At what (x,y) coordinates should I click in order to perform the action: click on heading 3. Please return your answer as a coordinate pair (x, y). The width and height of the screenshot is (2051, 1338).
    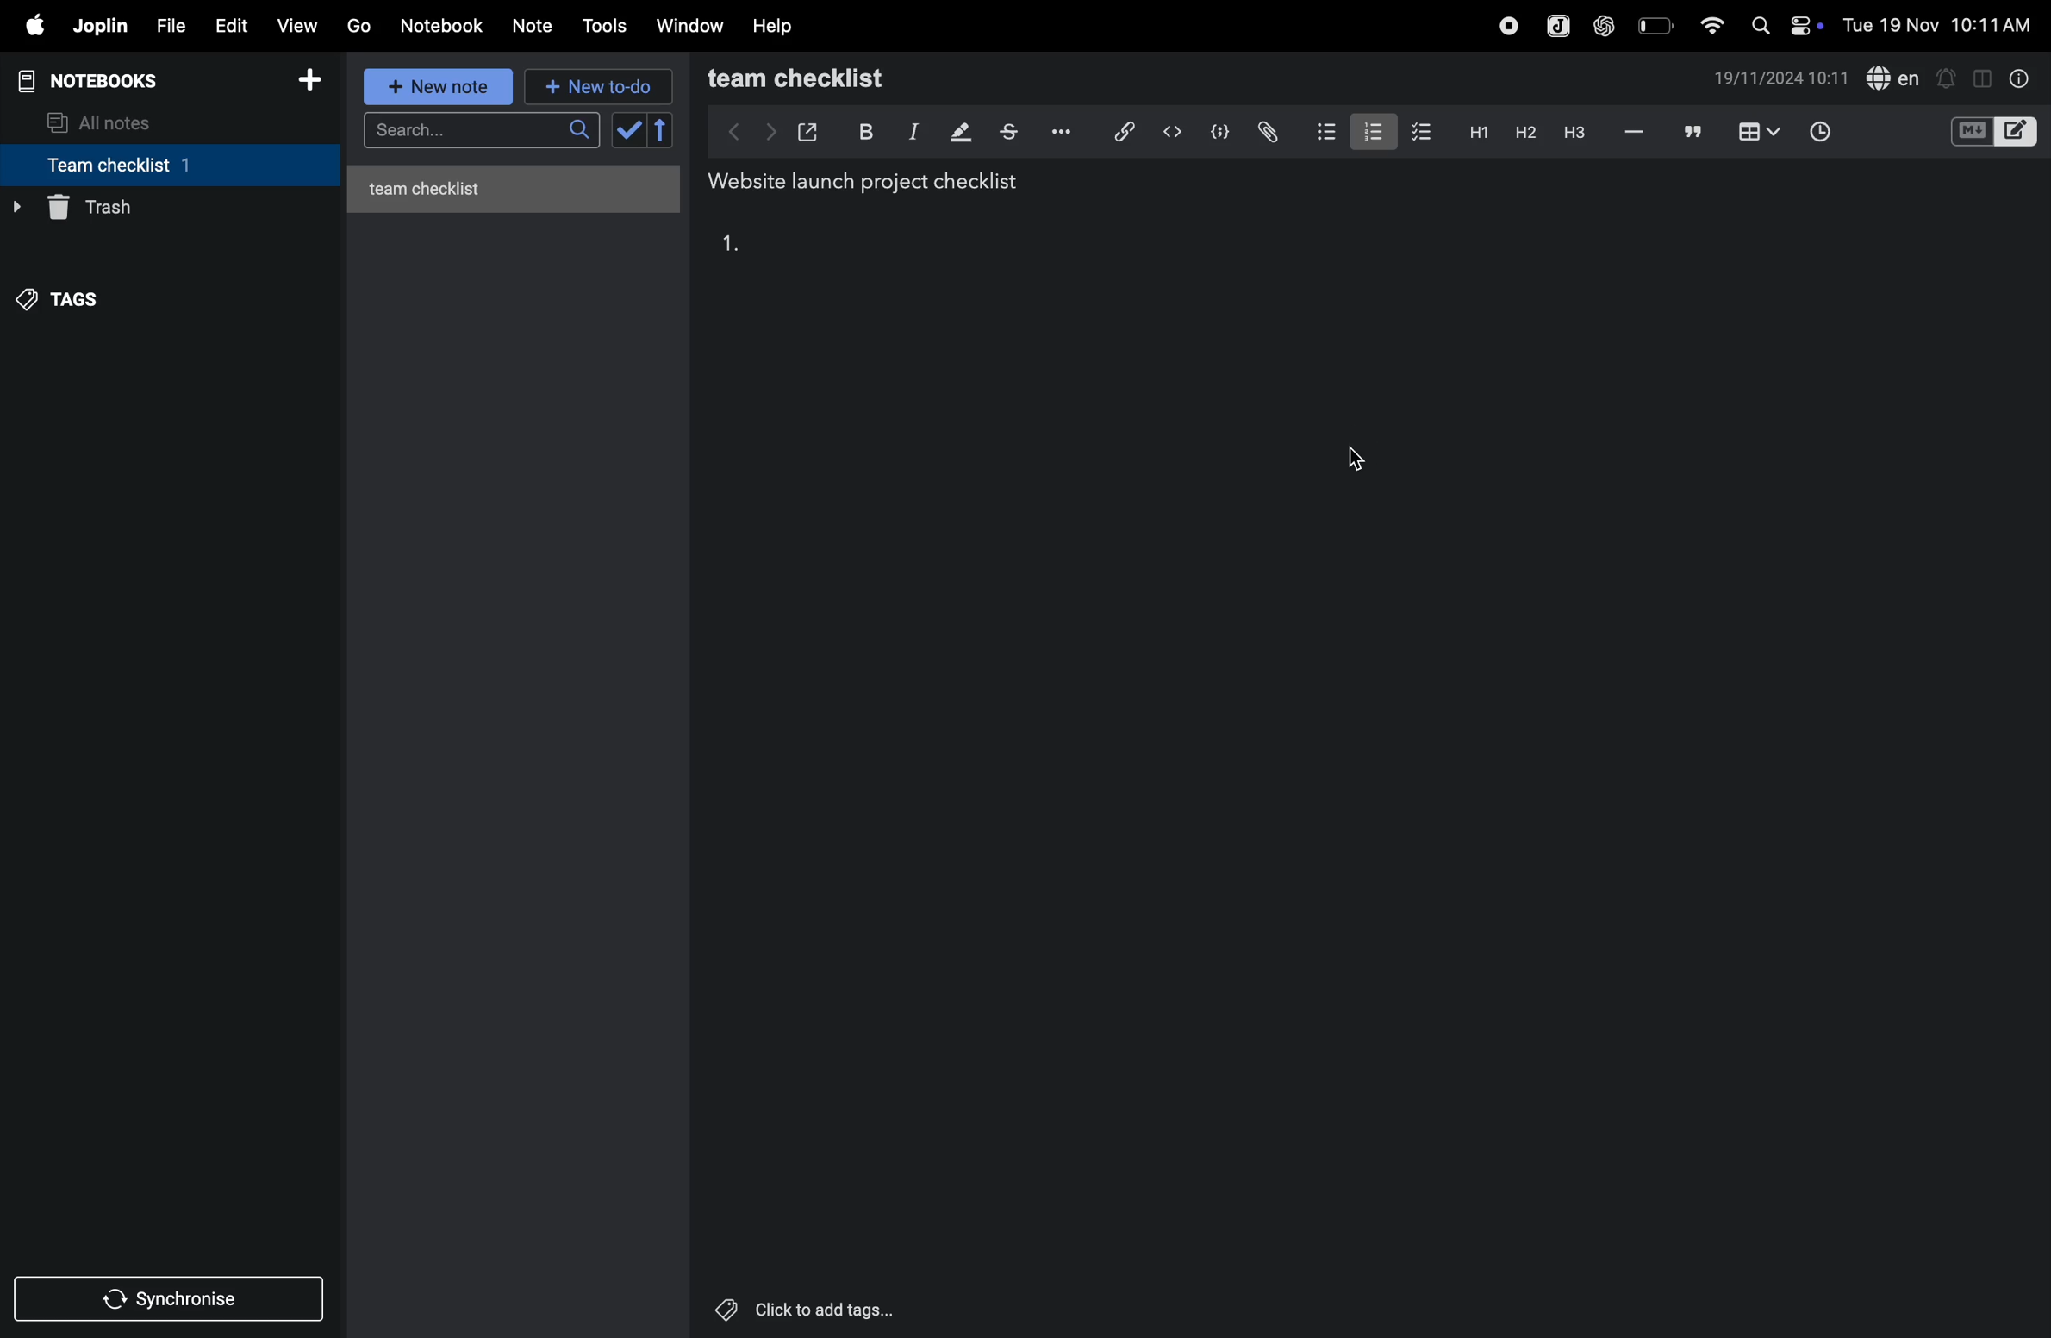
    Looking at the image, I should click on (1574, 132).